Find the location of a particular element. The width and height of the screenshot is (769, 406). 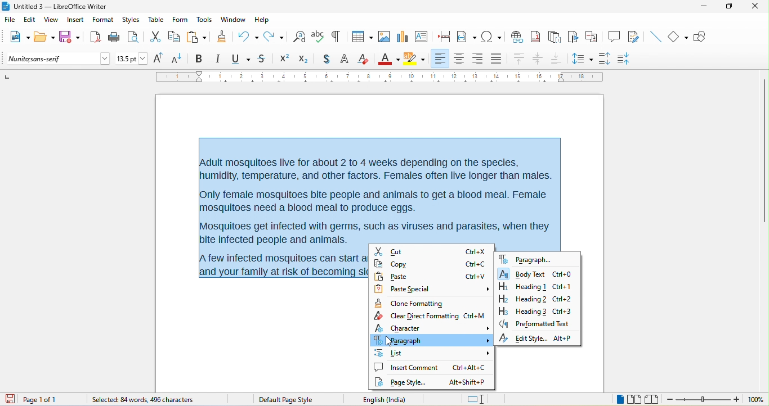

increase paragraph spacing is located at coordinates (604, 57).